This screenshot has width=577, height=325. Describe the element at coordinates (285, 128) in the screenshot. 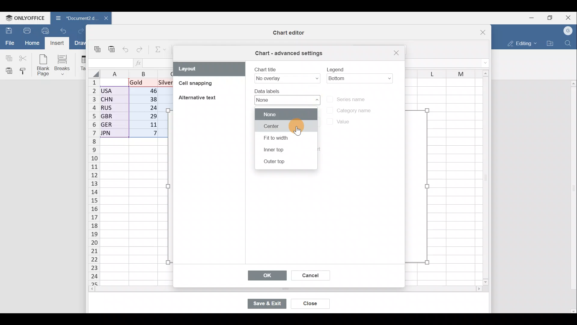

I see `Cursor on center` at that location.